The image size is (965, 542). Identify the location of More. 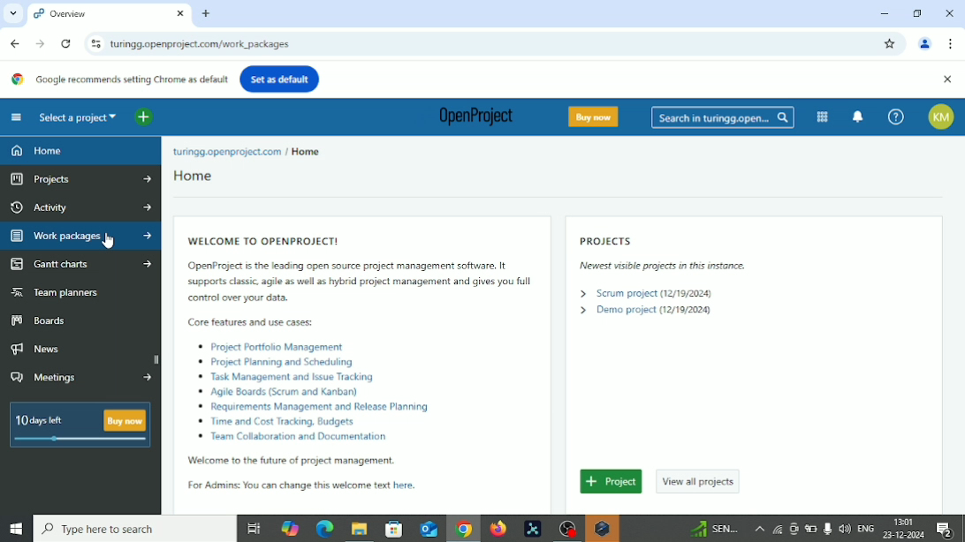
(758, 529).